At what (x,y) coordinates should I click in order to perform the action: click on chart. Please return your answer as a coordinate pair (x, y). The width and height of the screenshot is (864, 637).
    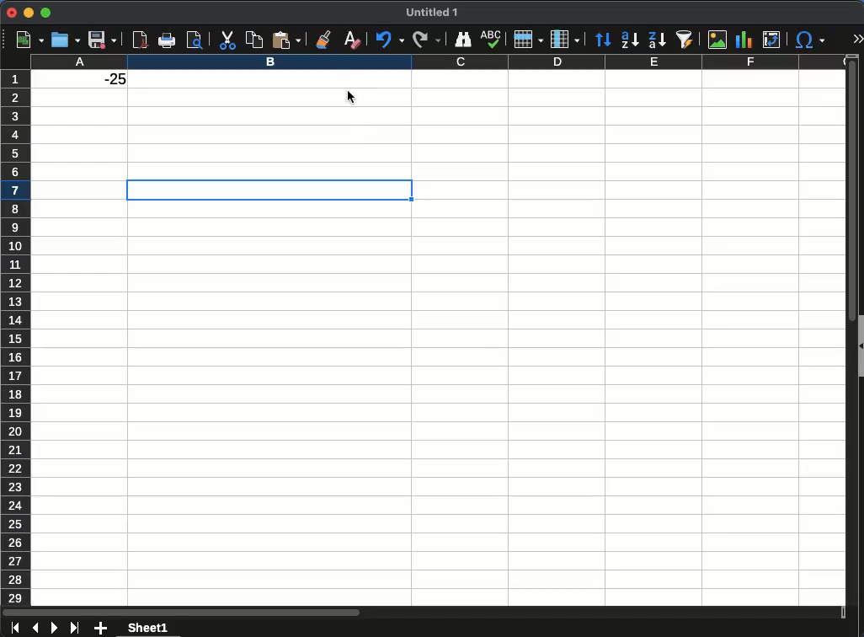
    Looking at the image, I should click on (743, 38).